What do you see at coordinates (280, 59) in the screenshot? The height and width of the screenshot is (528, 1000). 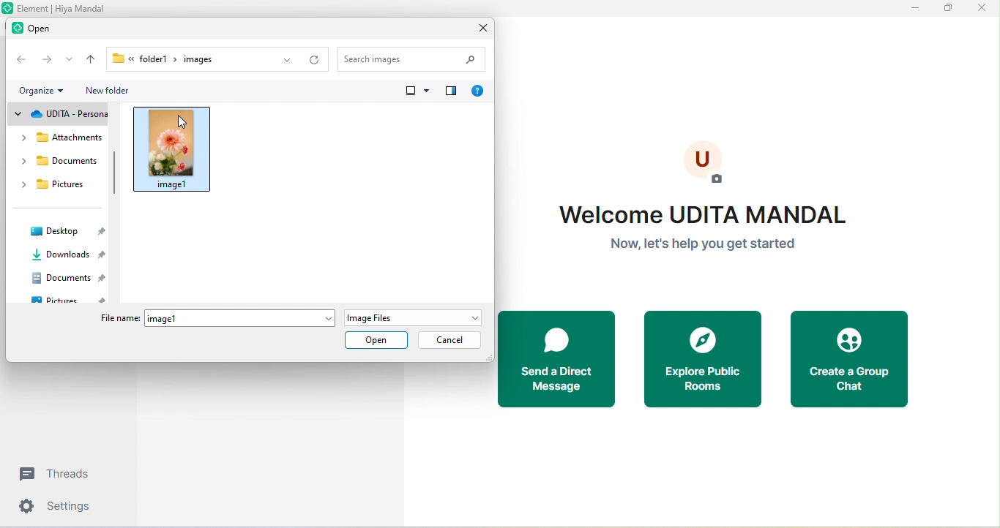 I see `previous location` at bounding box center [280, 59].